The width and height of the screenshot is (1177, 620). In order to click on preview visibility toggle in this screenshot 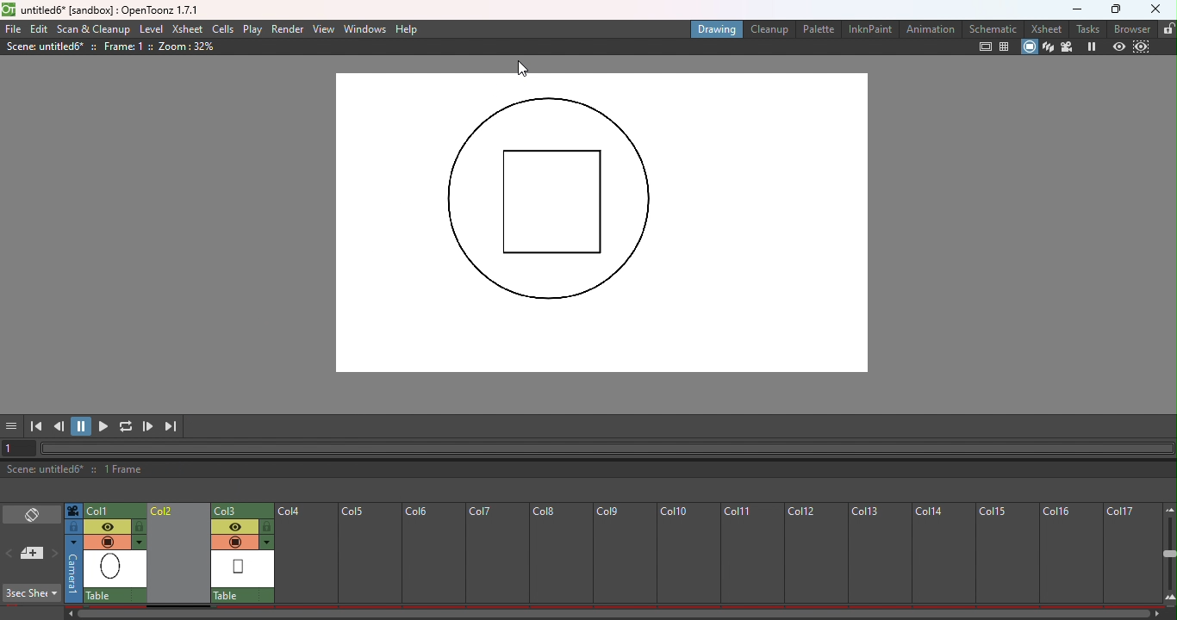, I will do `click(234, 526)`.